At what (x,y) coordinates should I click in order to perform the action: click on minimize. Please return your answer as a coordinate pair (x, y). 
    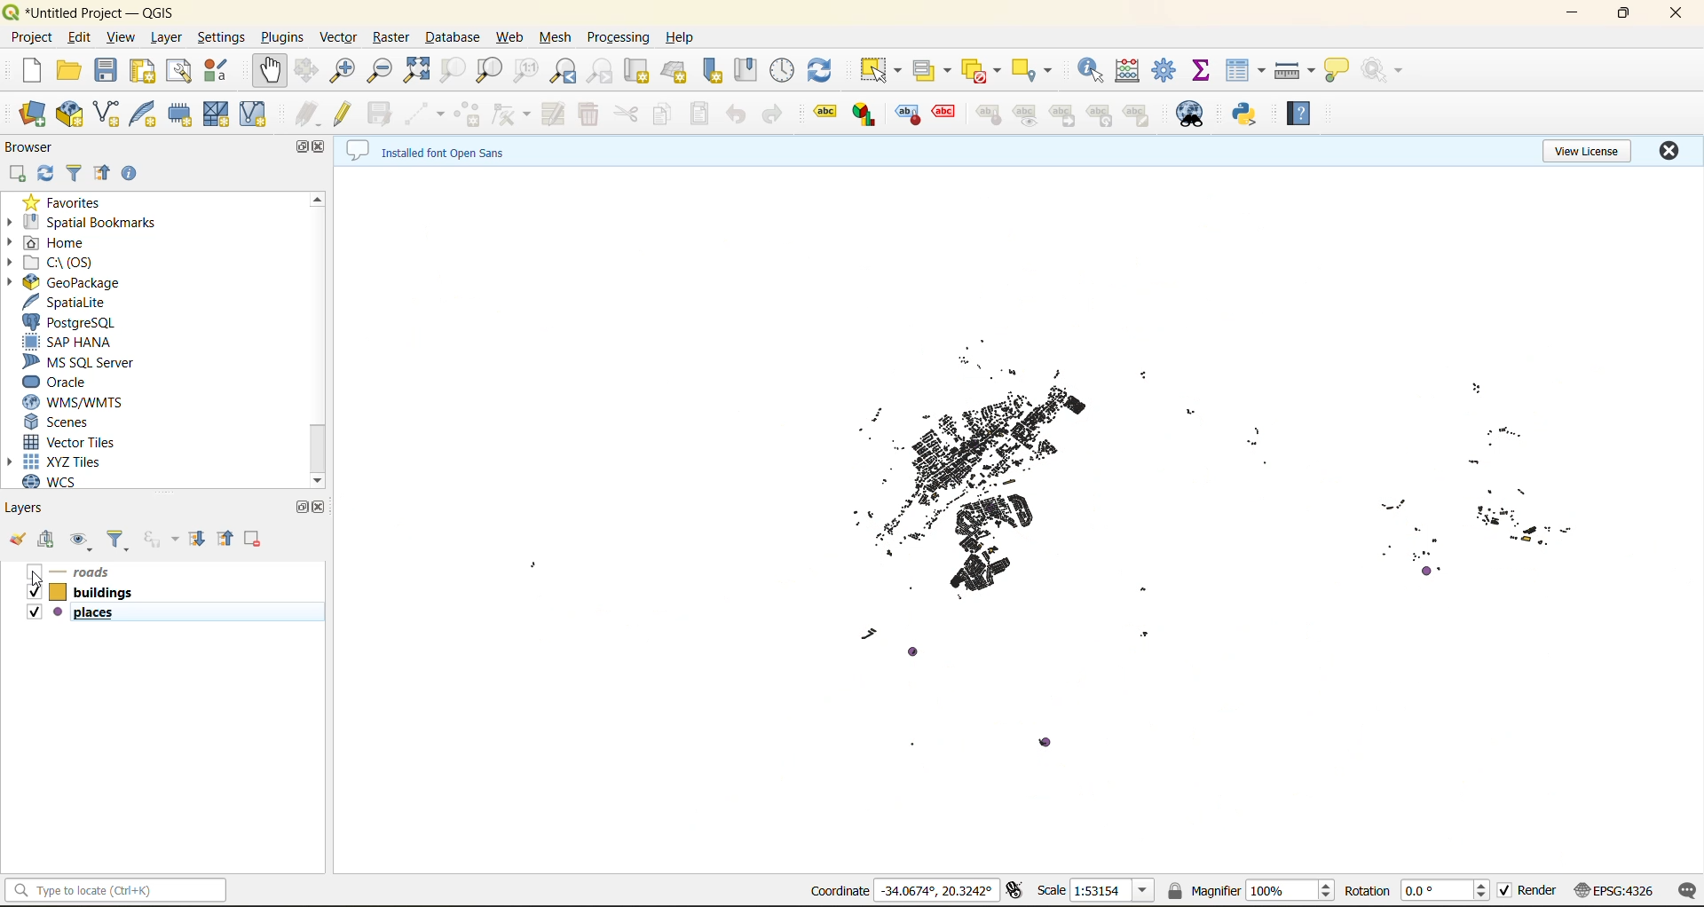
    Looking at the image, I should click on (1574, 19).